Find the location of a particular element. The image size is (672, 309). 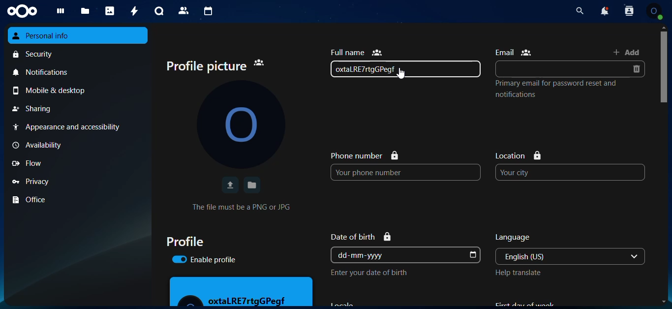

email input box is located at coordinates (561, 69).